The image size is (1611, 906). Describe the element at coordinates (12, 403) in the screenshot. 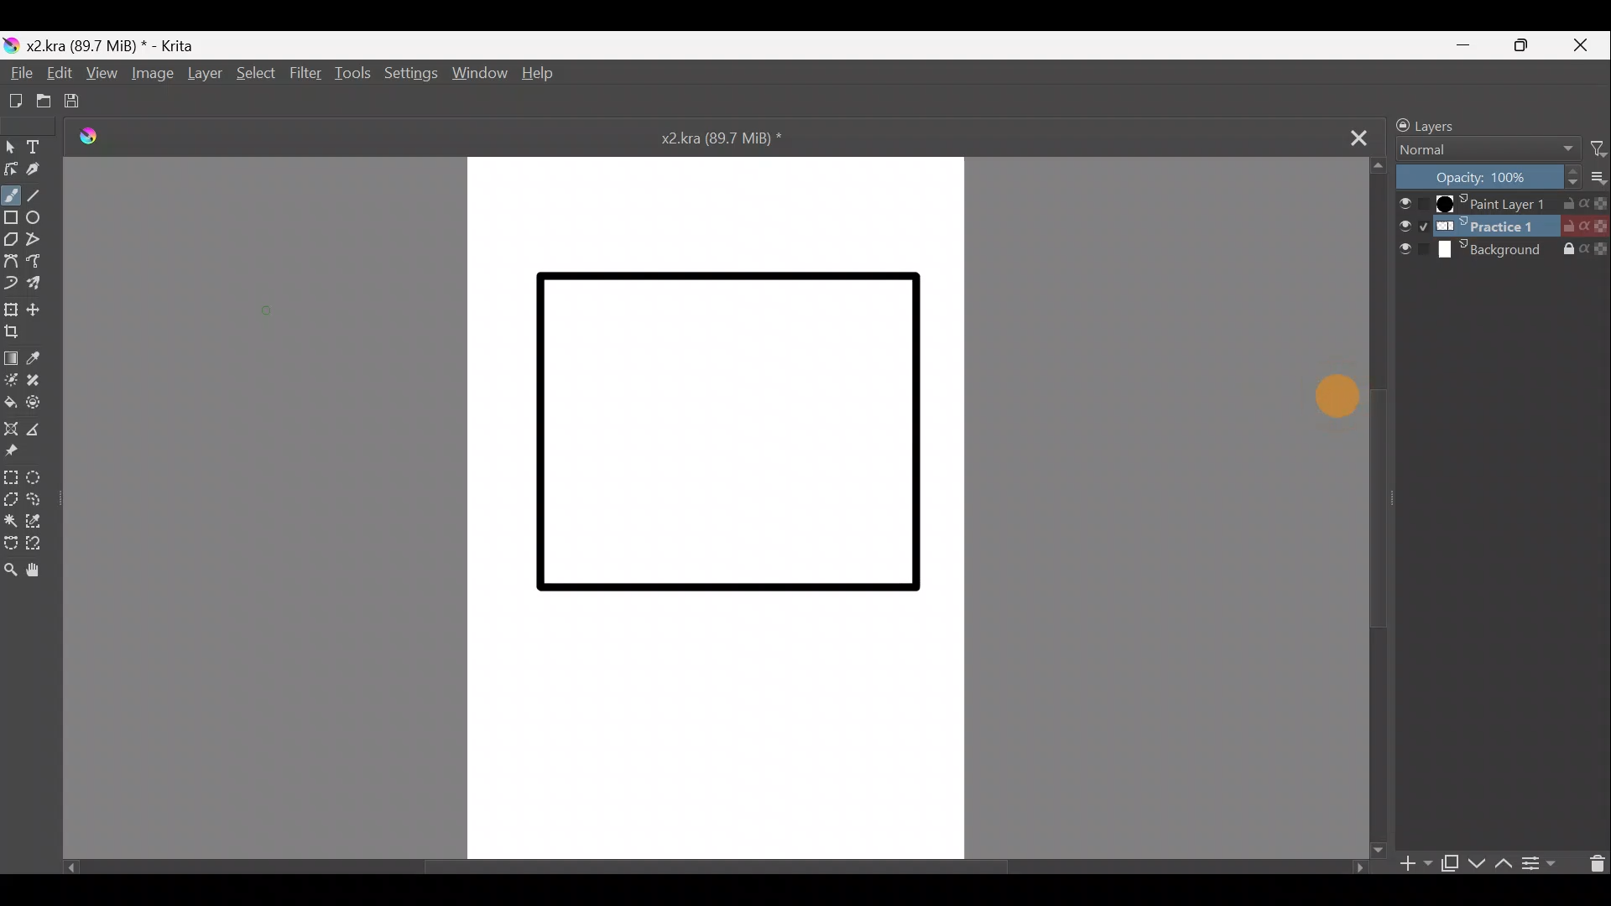

I see `Fill a contiguous area of colour with colour/fill a selection` at that location.